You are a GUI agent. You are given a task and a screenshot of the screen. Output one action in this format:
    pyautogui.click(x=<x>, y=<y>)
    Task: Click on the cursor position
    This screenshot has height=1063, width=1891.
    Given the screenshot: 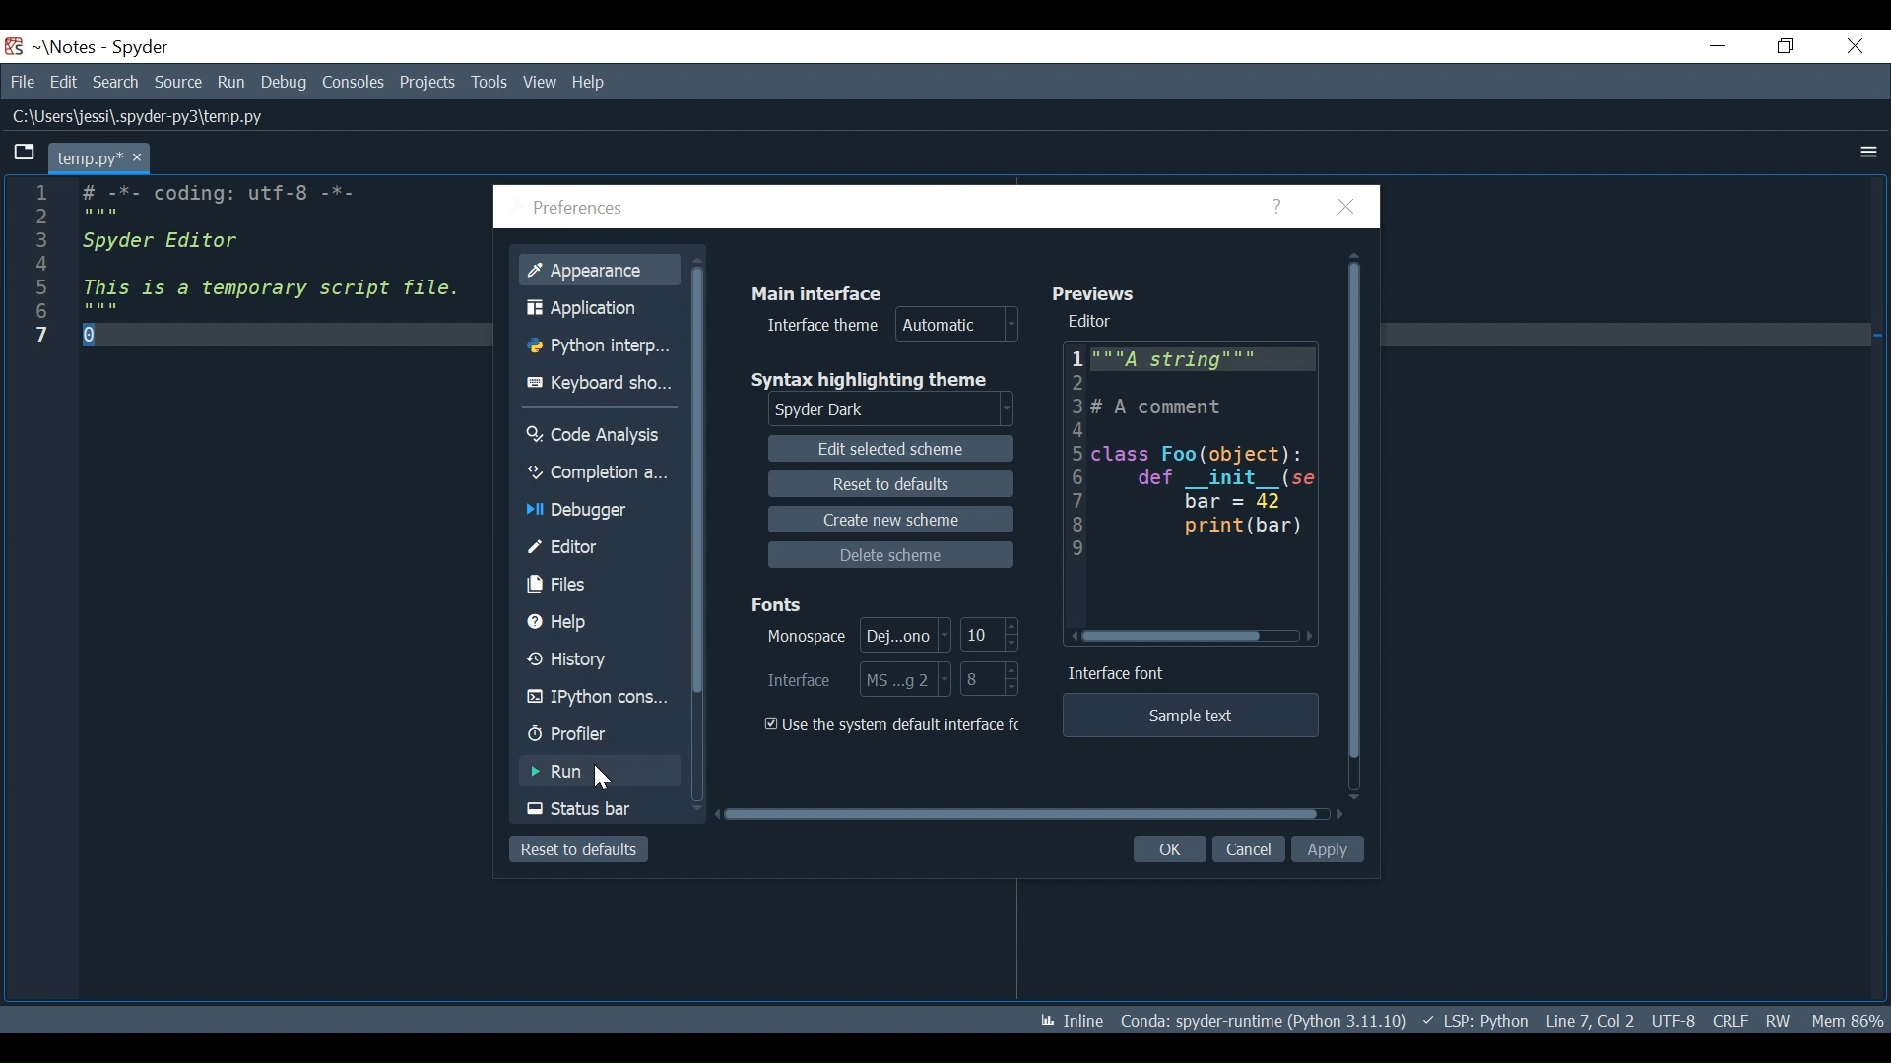 What is the action you would take?
    pyautogui.click(x=1590, y=1021)
    